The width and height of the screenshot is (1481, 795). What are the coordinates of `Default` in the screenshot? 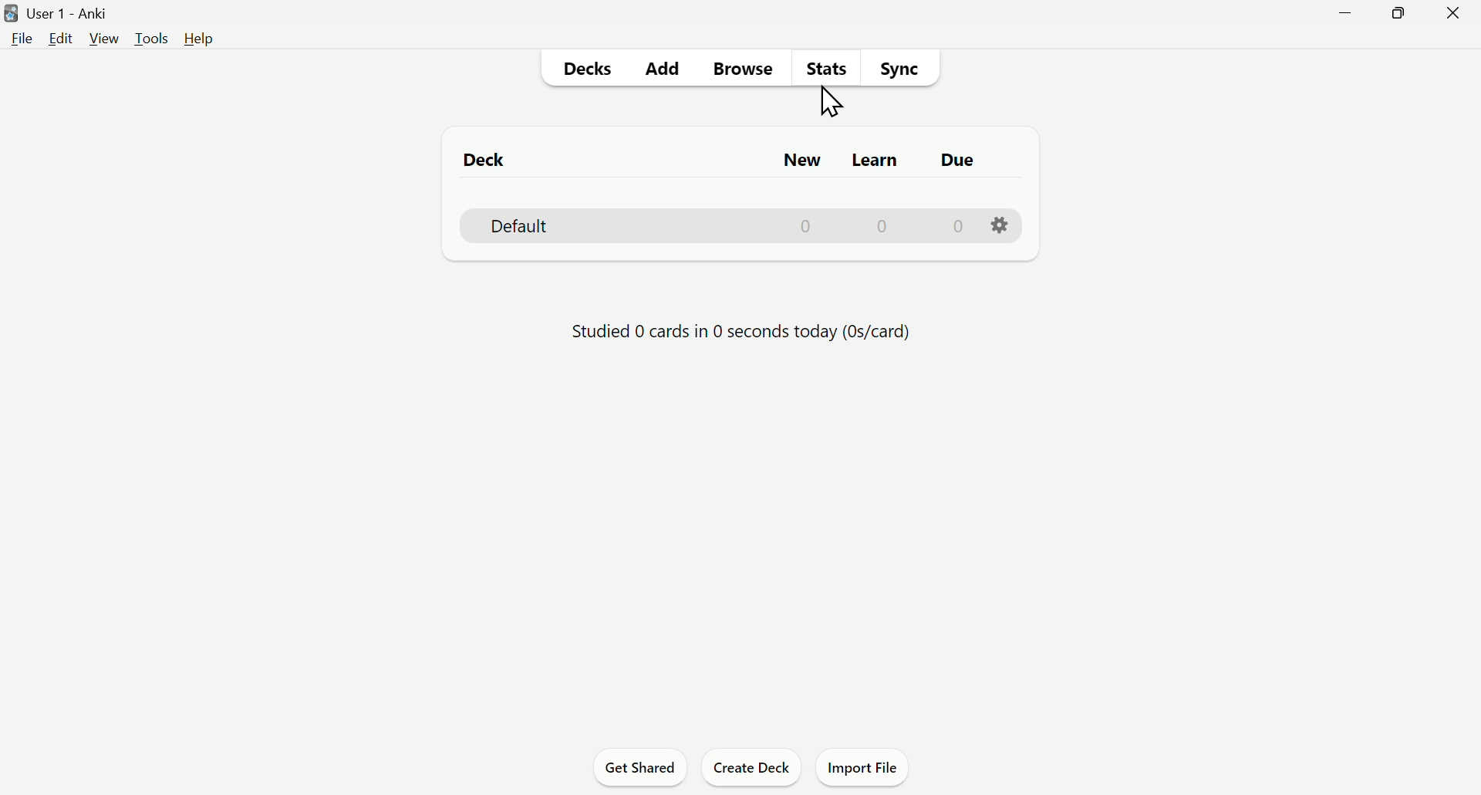 It's located at (518, 225).